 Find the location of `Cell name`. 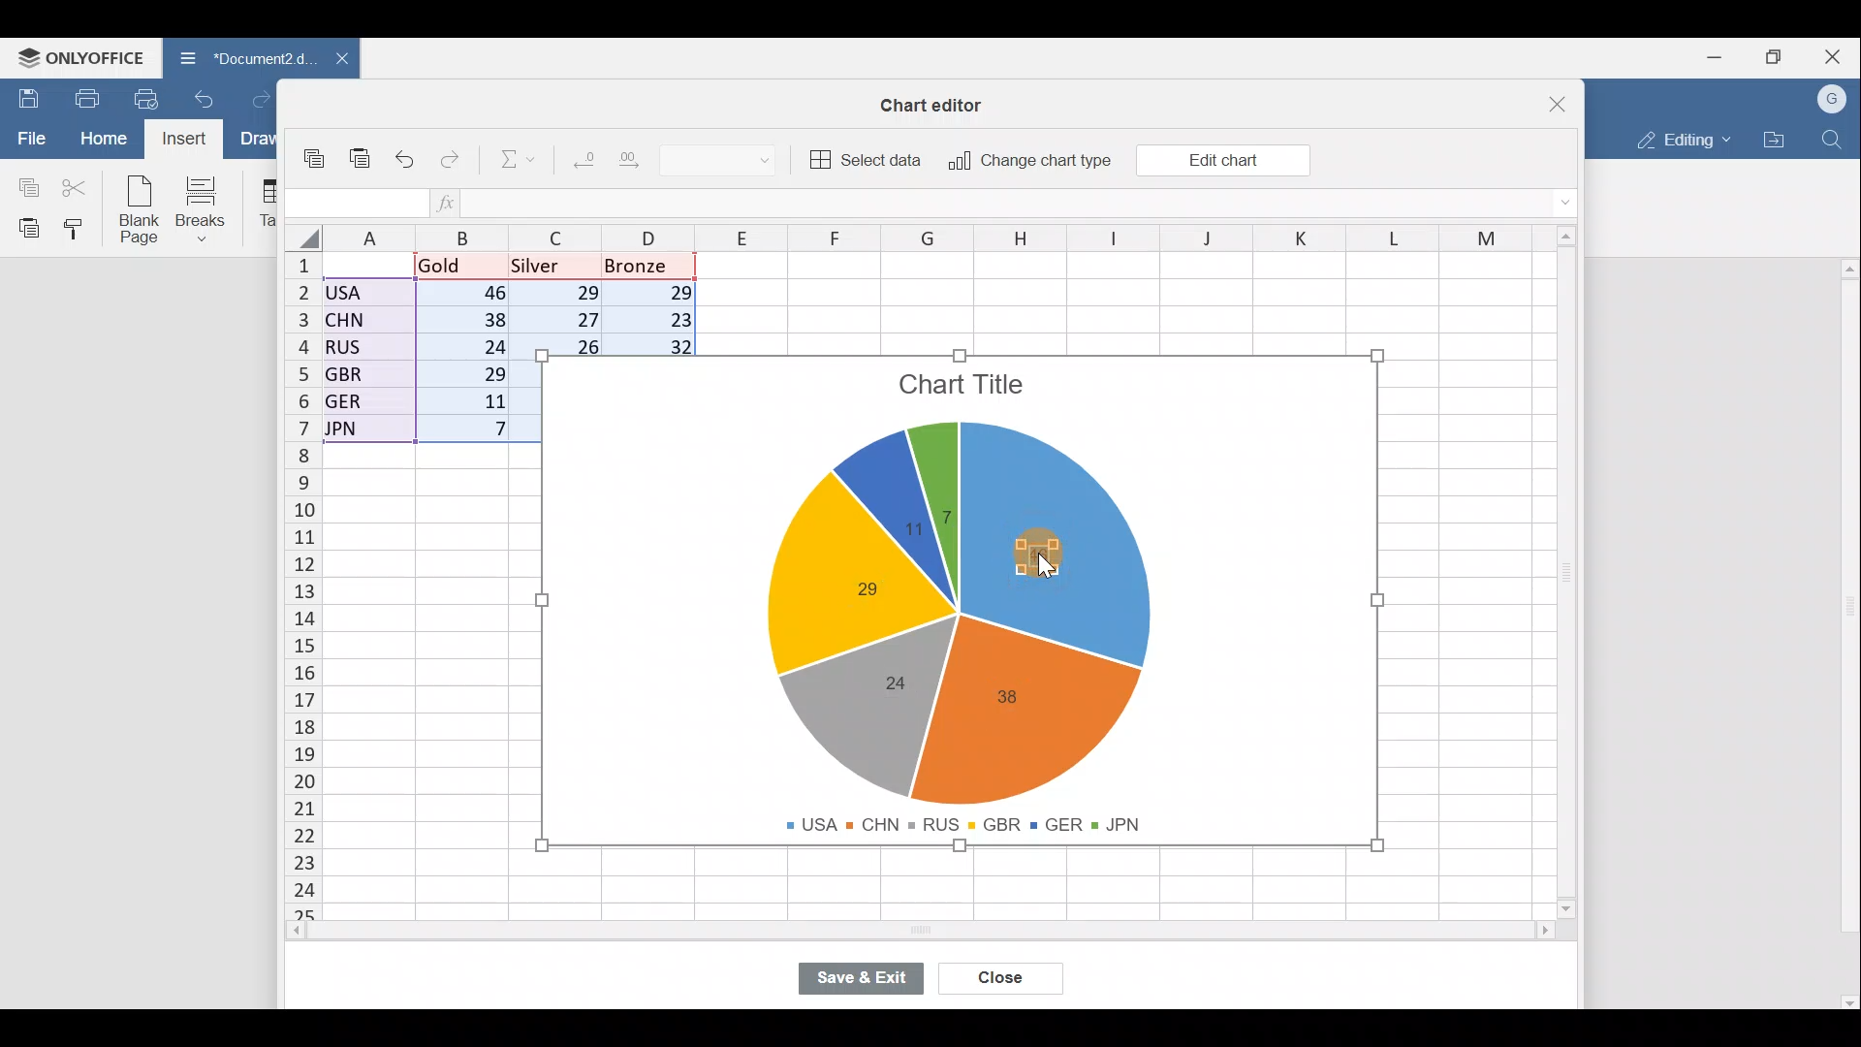

Cell name is located at coordinates (354, 204).